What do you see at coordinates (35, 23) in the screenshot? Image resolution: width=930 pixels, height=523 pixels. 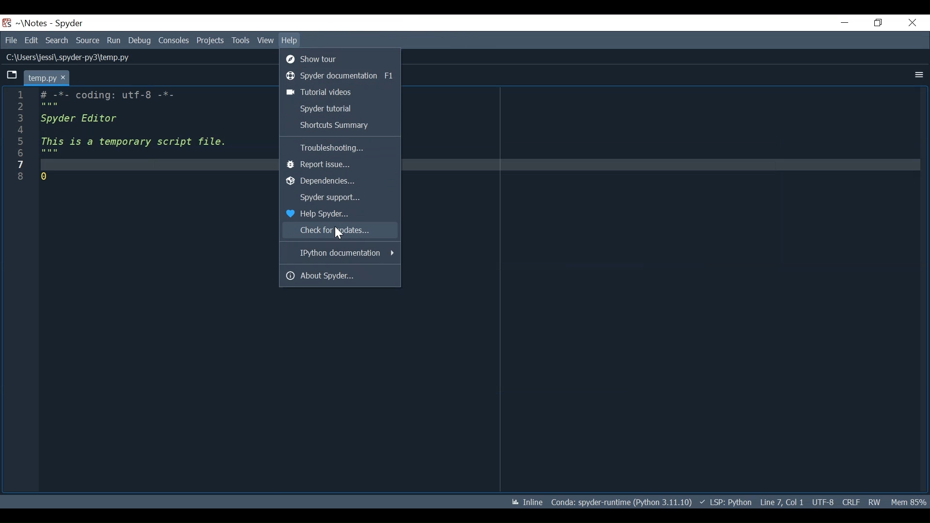 I see `Projects Name` at bounding box center [35, 23].